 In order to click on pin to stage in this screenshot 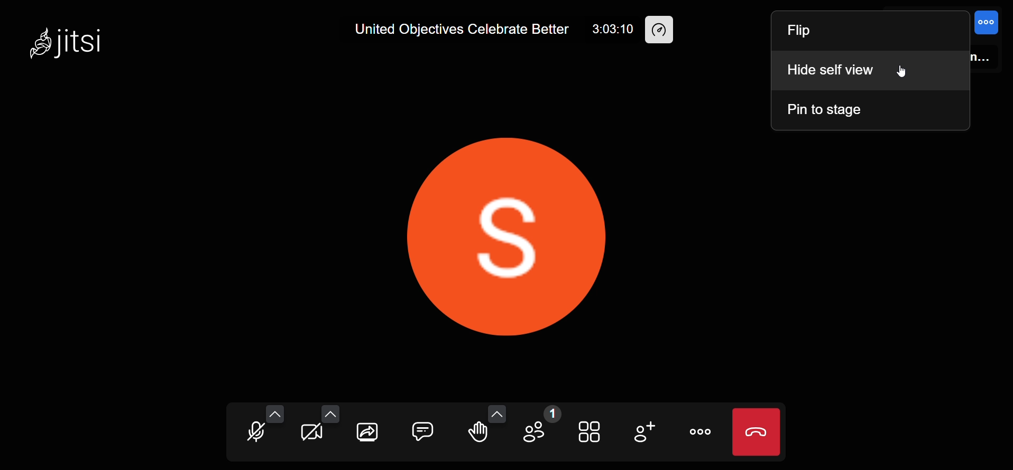, I will do `click(826, 110)`.